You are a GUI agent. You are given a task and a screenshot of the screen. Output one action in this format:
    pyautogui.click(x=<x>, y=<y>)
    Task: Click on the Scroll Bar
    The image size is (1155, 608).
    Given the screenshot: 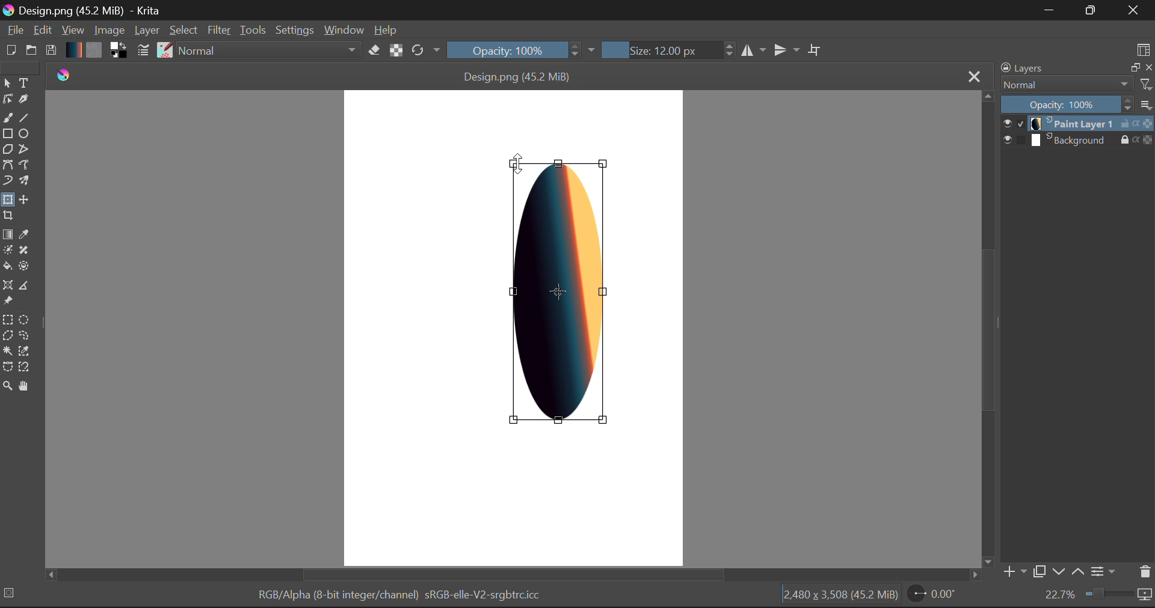 What is the action you would take?
    pyautogui.click(x=986, y=328)
    